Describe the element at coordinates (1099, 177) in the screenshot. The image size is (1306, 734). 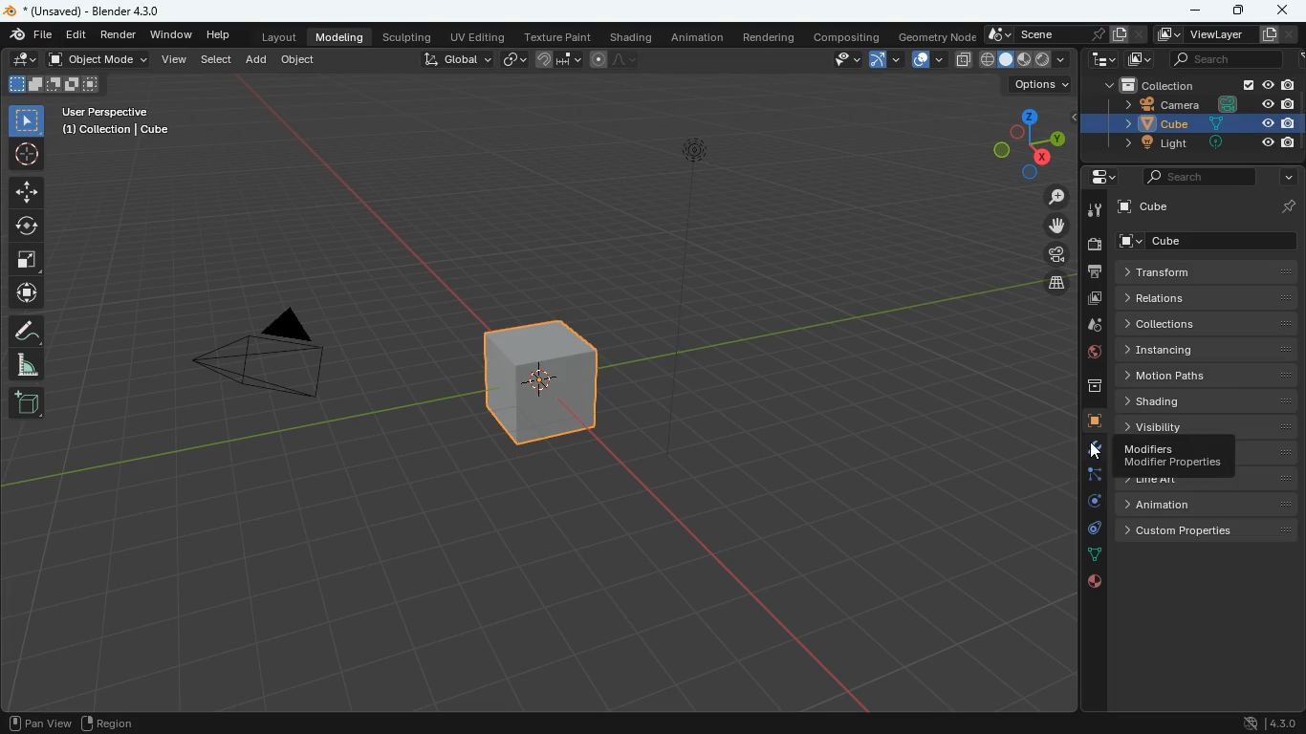
I see `settings` at that location.